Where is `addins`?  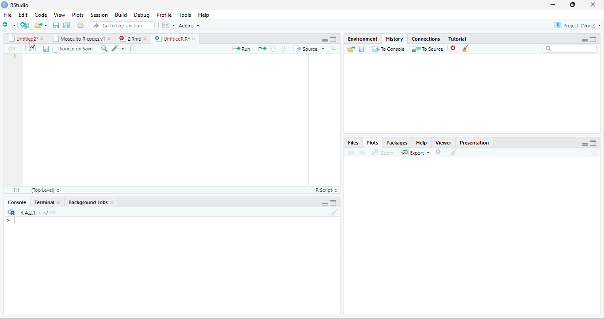
addins is located at coordinates (191, 25).